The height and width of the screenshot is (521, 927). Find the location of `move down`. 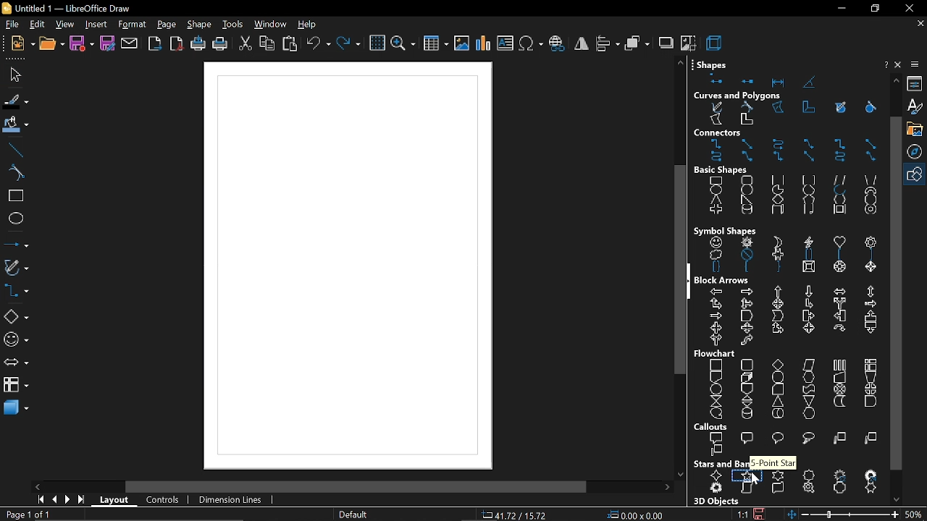

move down is located at coordinates (897, 499).